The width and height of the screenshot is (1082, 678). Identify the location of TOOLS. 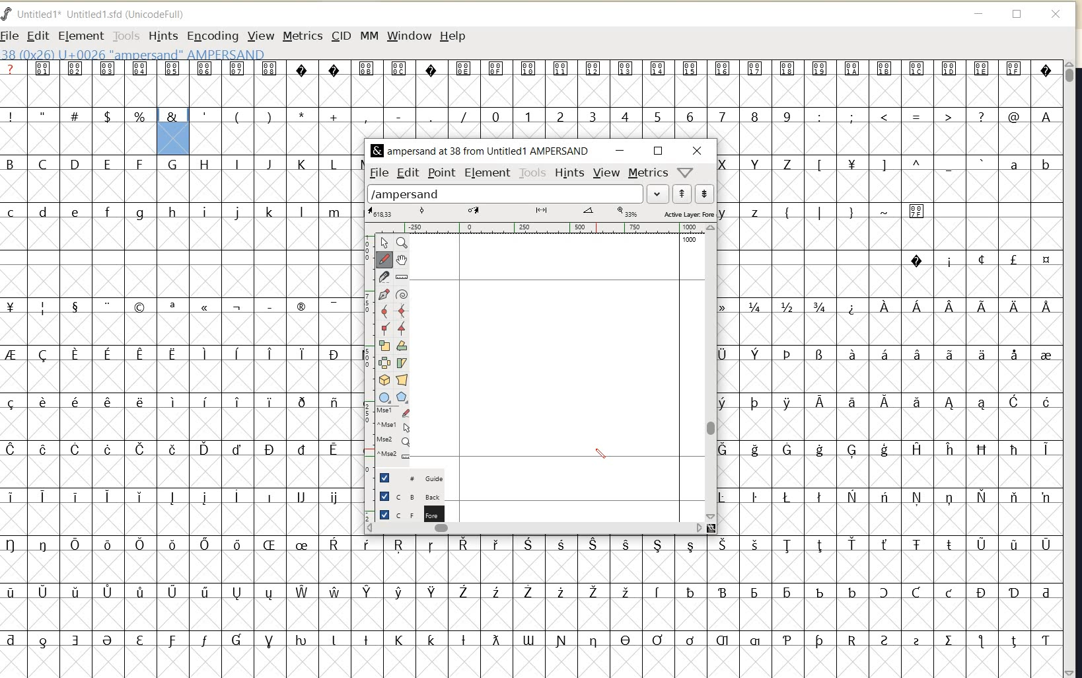
(533, 172).